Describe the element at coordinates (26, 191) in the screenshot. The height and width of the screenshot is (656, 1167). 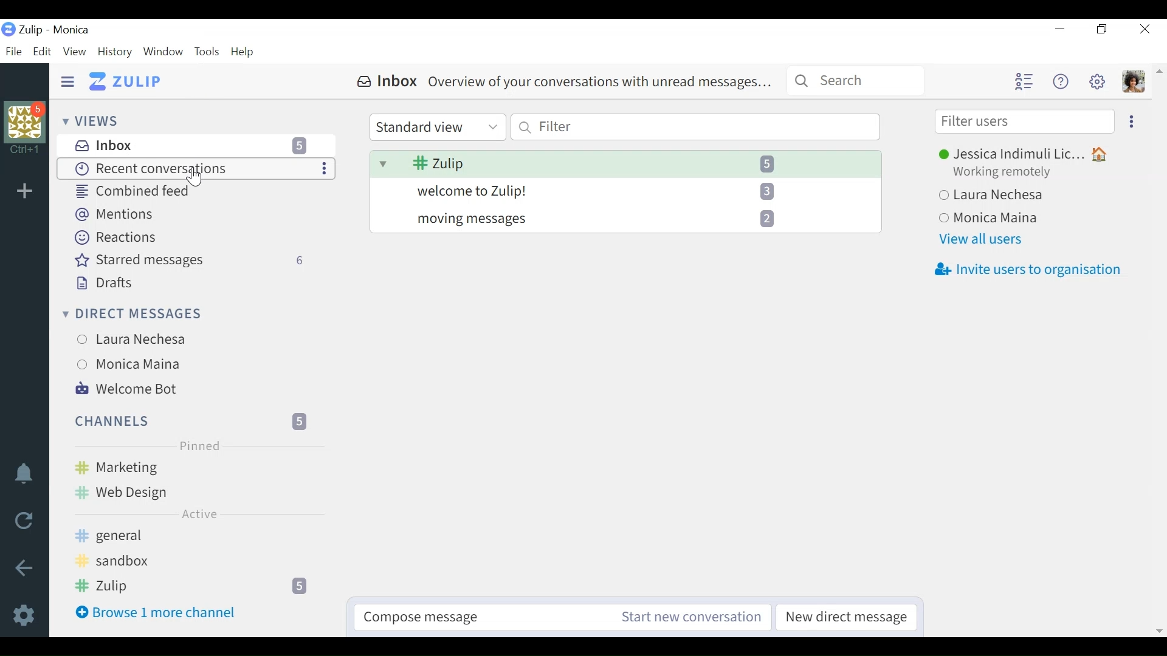
I see `Add organisation` at that location.